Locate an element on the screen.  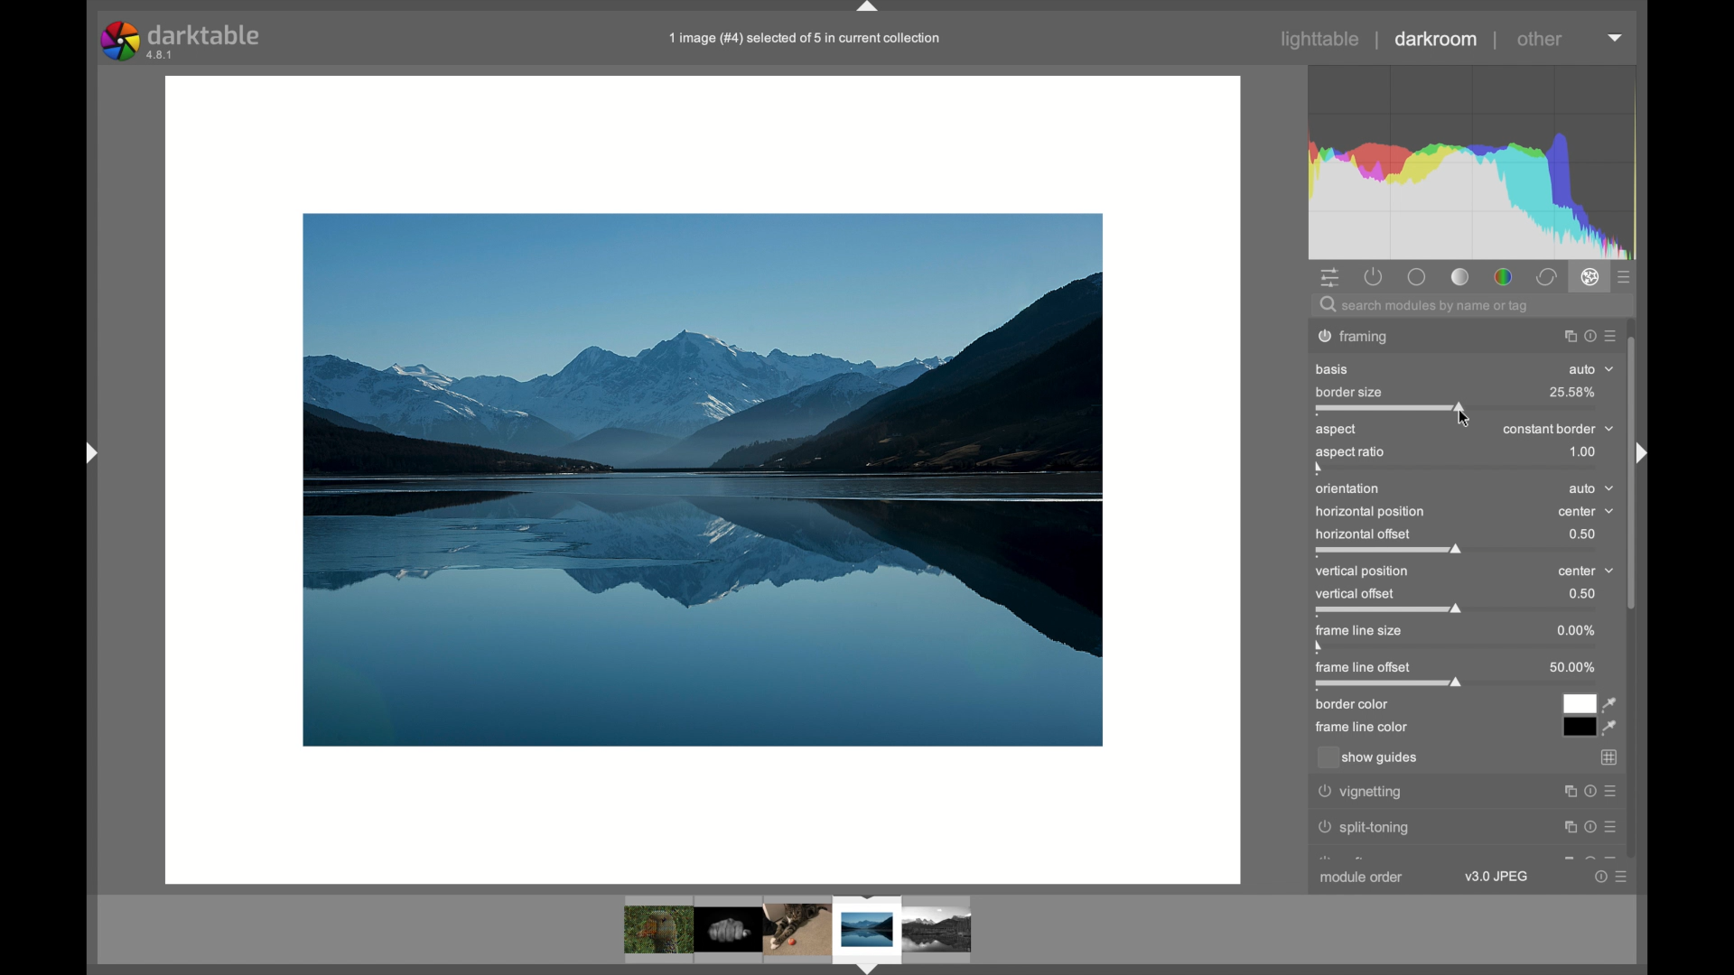
module order is located at coordinates (1362, 875).